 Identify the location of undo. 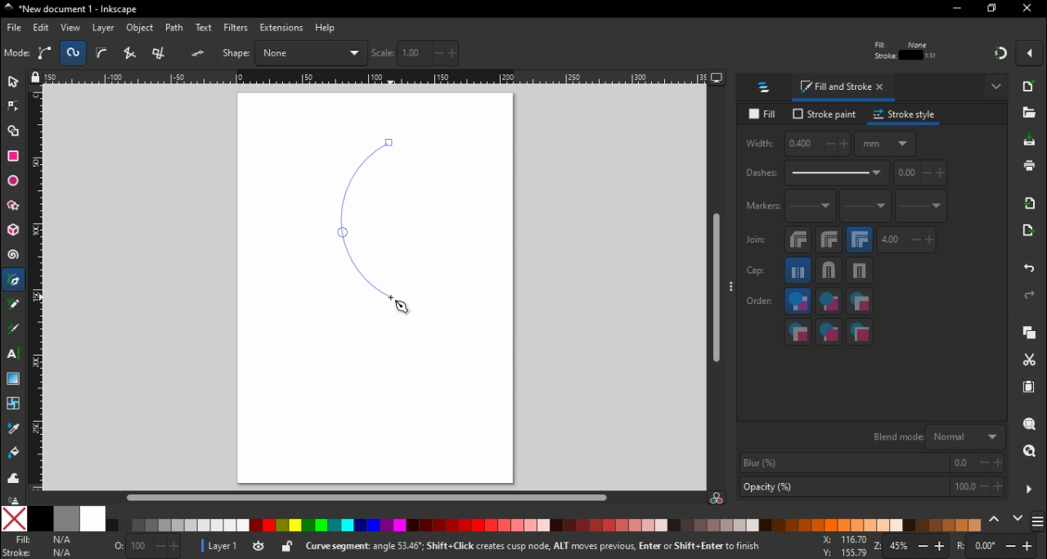
(1027, 271).